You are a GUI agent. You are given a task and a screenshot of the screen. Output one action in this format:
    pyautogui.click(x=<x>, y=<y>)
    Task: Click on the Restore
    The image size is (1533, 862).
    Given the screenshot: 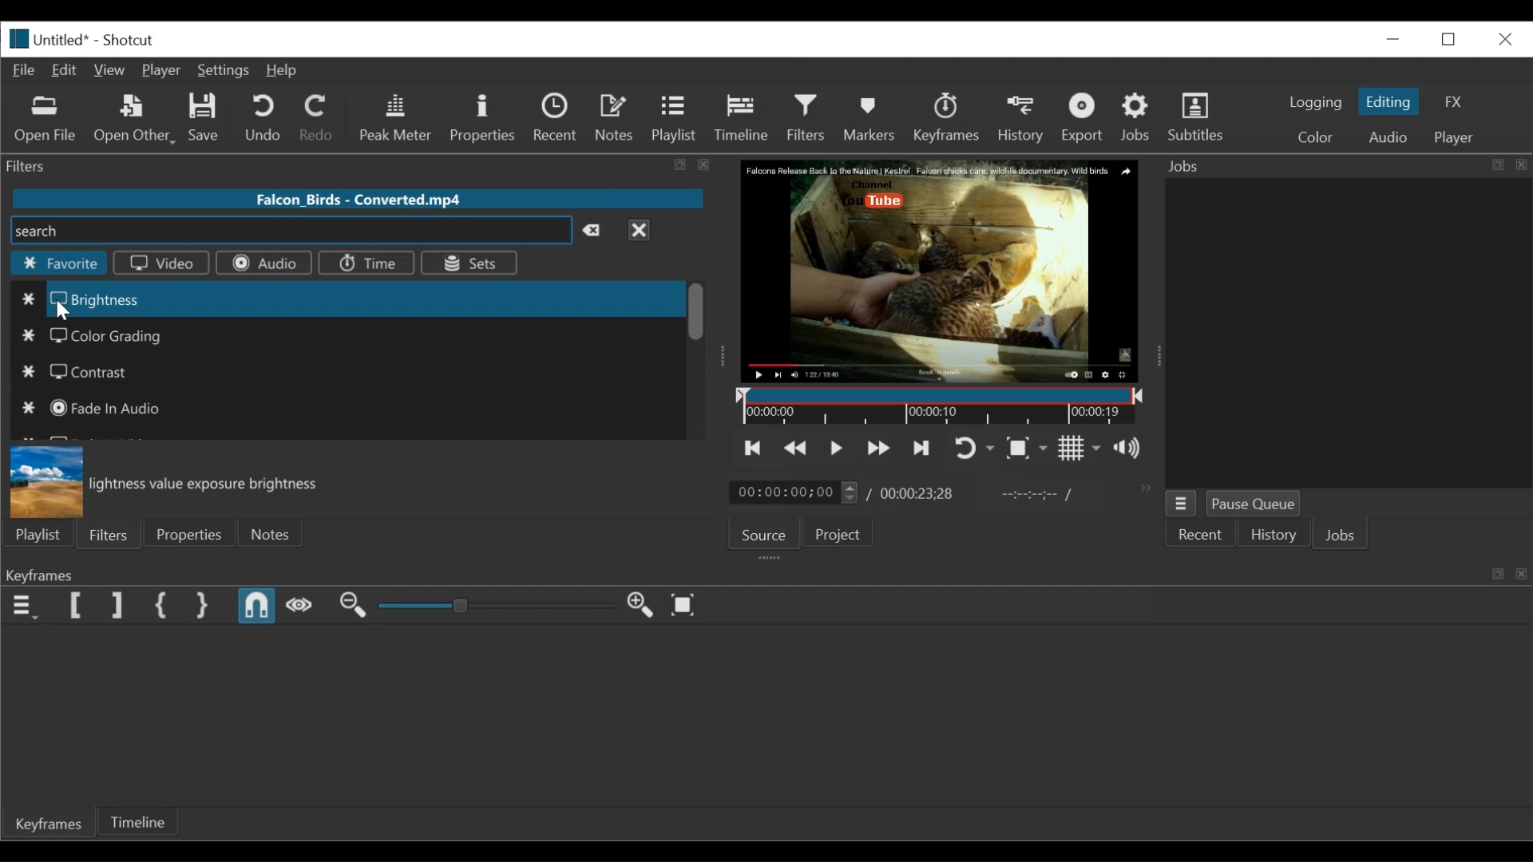 What is the action you would take?
    pyautogui.click(x=1395, y=37)
    